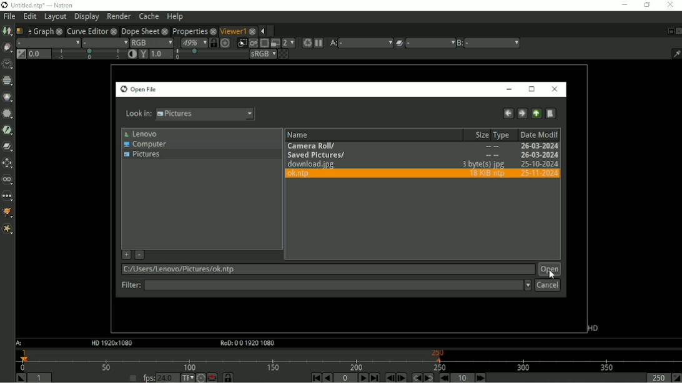  What do you see at coordinates (119, 16) in the screenshot?
I see `Render` at bounding box center [119, 16].